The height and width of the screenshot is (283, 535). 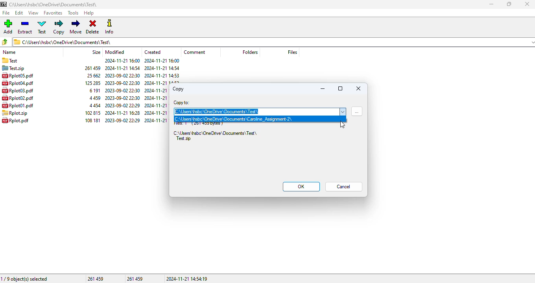 I want to click on browse for folders, so click(x=357, y=111).